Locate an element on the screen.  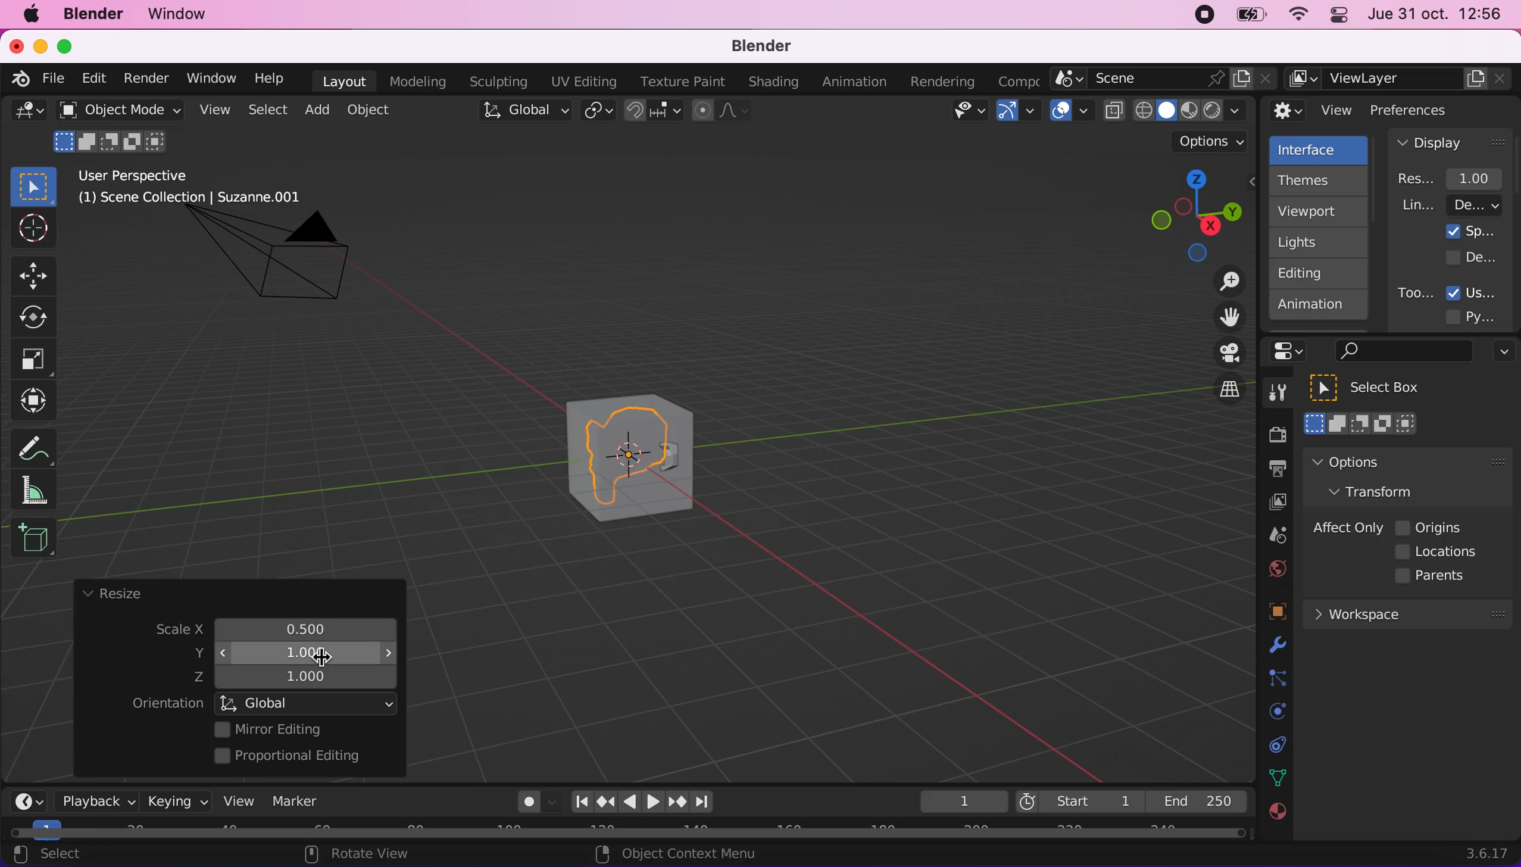
measure is located at coordinates (42, 489).